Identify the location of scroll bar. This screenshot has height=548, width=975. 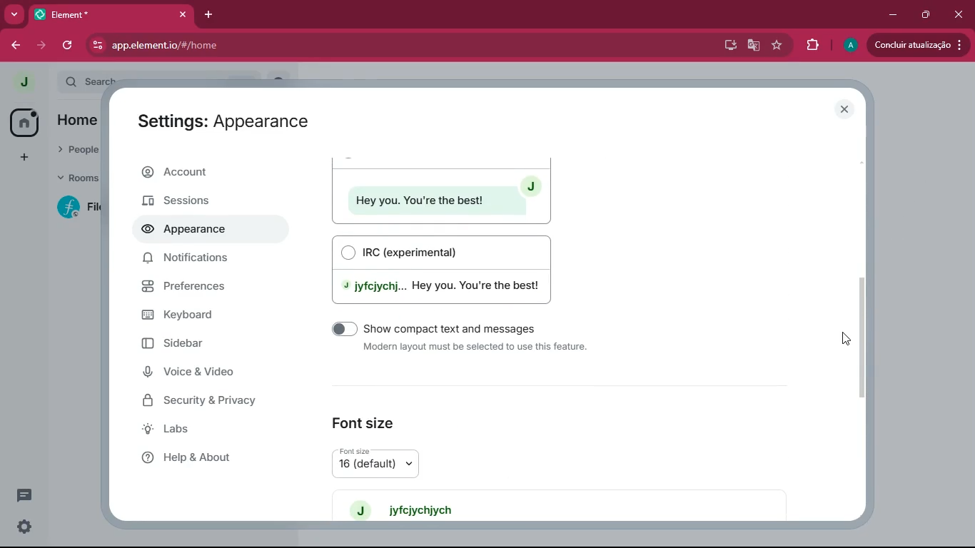
(869, 336).